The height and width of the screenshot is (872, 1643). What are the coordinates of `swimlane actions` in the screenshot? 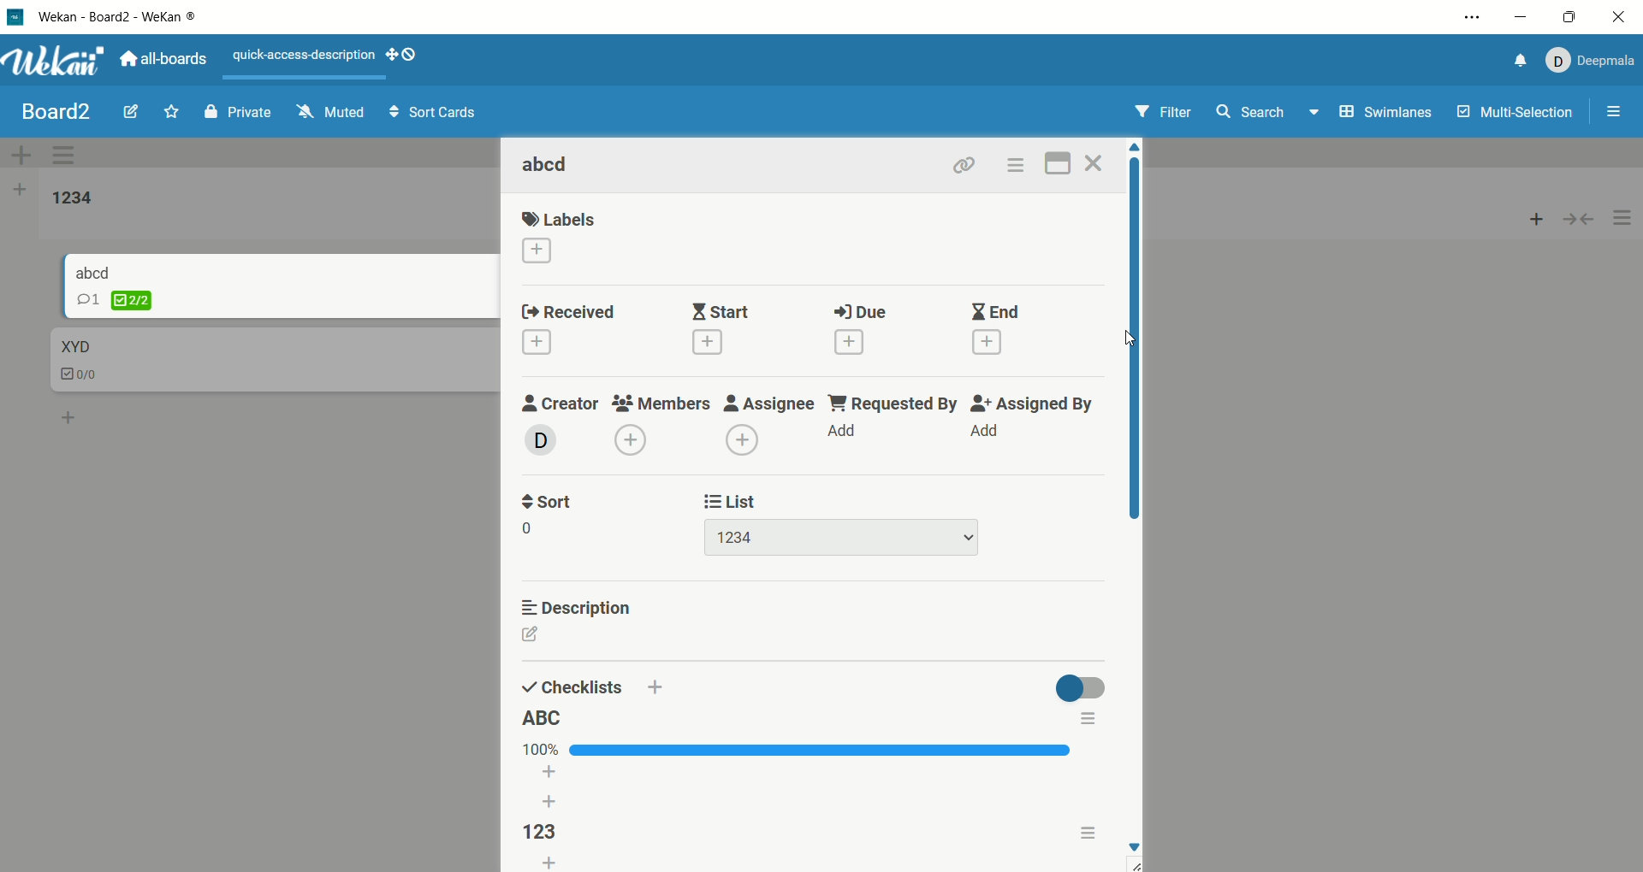 It's located at (68, 156).